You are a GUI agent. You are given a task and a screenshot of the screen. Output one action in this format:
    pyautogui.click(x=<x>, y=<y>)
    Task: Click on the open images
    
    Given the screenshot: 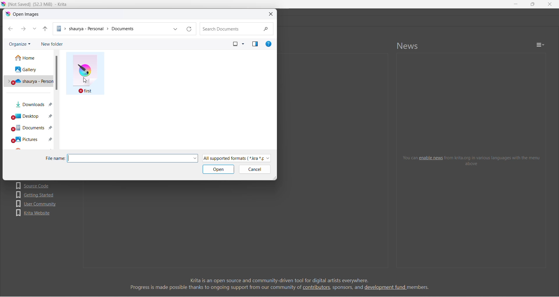 What is the action you would take?
    pyautogui.click(x=23, y=14)
    